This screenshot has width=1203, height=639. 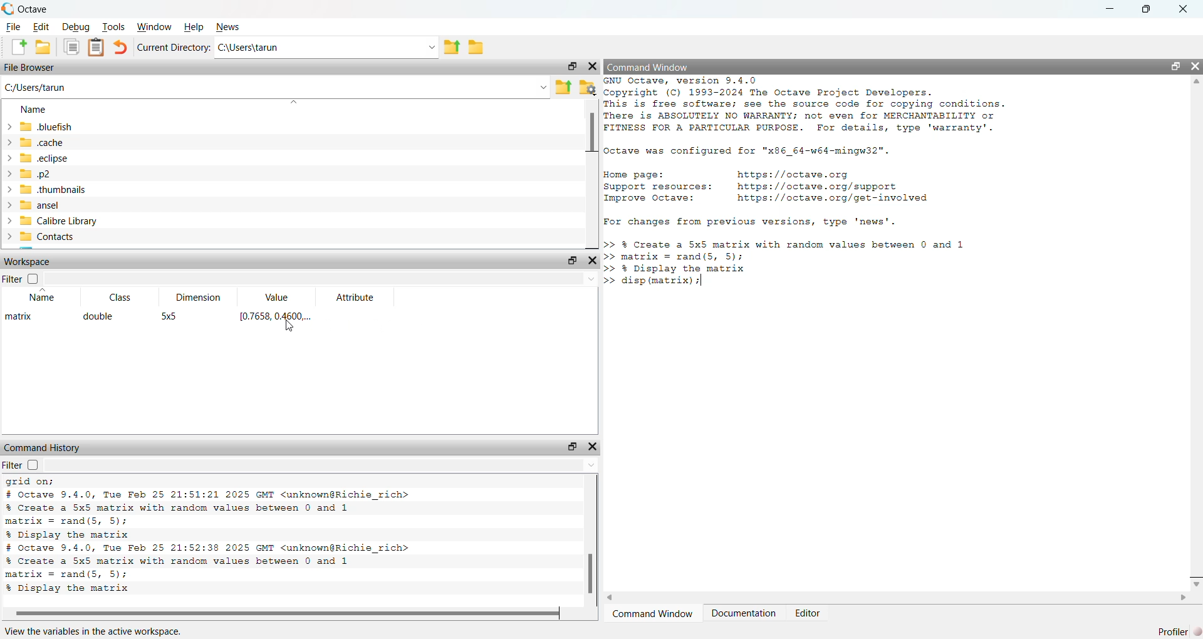 I want to click on GNU Octave, version 9.4.0

Copyright (C) 1993-2024 The Octave Project Developers.

This is free software; see the source code for copying conditions.
There is ABSOLUTELY NO WARRANTY; not even for MERCHANTABILITY or
FITNESS FOR A PARTICULAR PURPOSE. For details, type 'warranty'.
Octave was configured for "x86_64-w64-mingw32".

Home page: https: //octave.org

Support resources: https: //octave.org/support

Improve Octave: https: //octave.org/get-involved

For changes from previous versions, type 'news'., so click(x=811, y=155).